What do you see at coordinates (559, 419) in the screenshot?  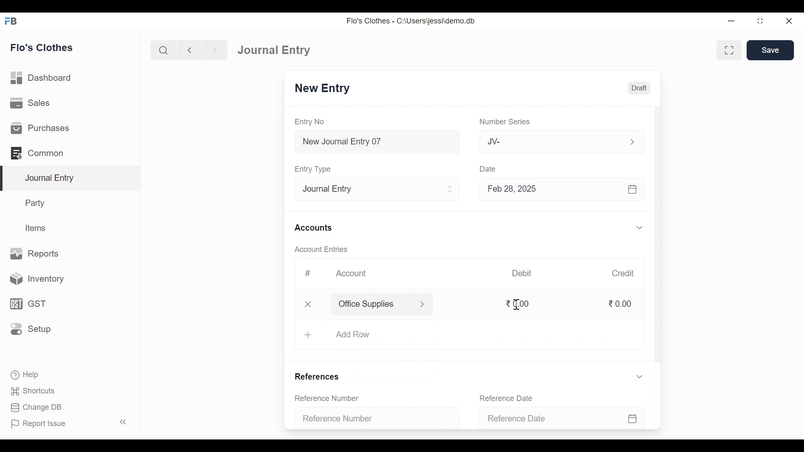 I see `Reference Date` at bounding box center [559, 419].